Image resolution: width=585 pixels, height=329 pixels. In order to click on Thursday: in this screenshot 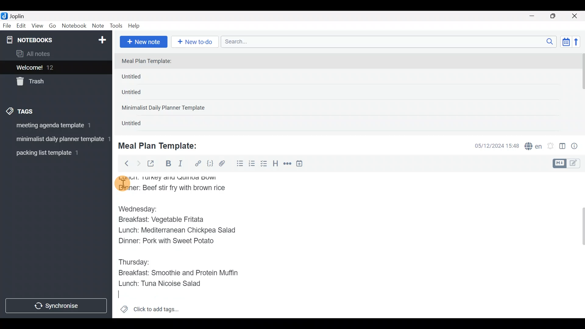, I will do `click(137, 261)`.